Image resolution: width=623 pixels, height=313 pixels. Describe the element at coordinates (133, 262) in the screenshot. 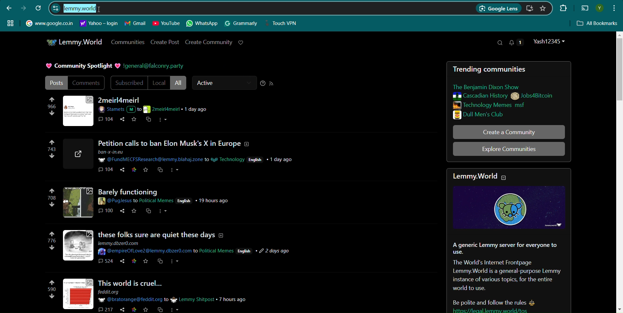

I see `star` at that location.